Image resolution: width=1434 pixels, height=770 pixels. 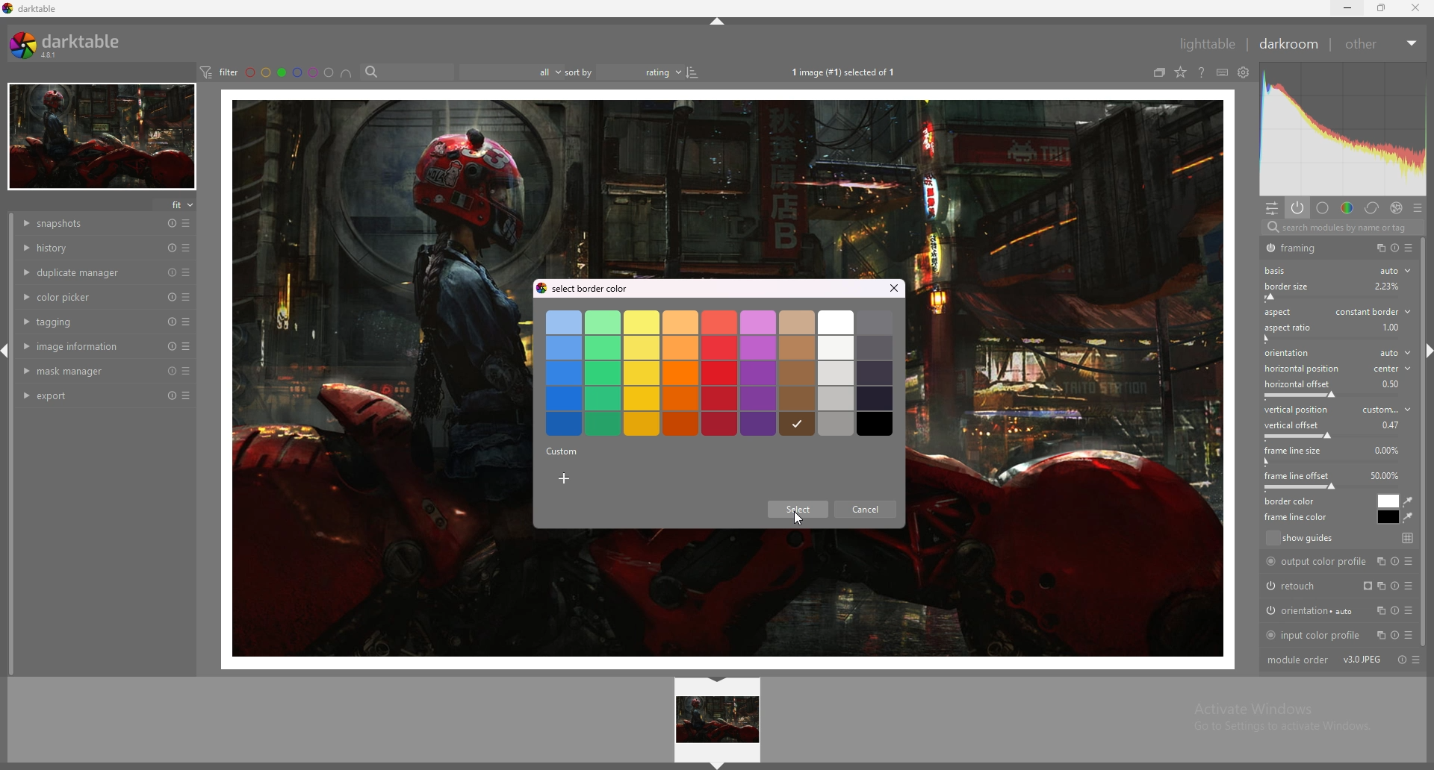 I want to click on presets, so click(x=188, y=297).